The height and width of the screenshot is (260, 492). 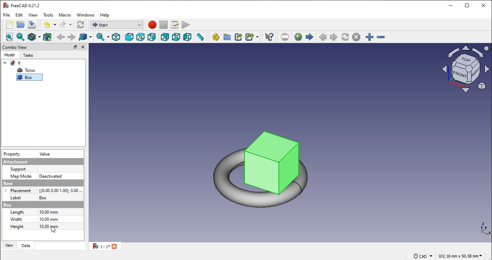 I want to click on create part, so click(x=215, y=37).